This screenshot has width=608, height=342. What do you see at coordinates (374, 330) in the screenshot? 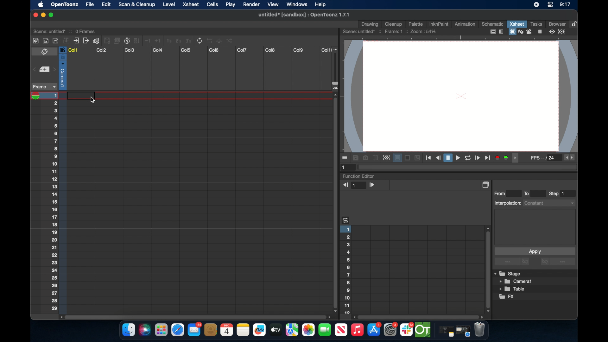
I see `appstore` at bounding box center [374, 330].